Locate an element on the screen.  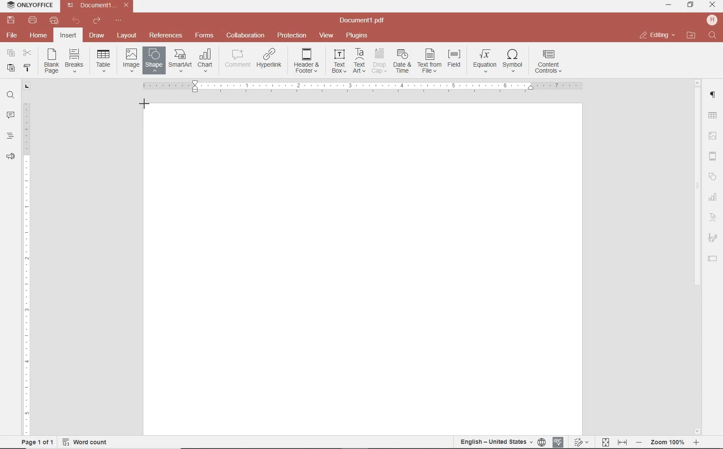
INSERT IMAGES is located at coordinates (131, 60).